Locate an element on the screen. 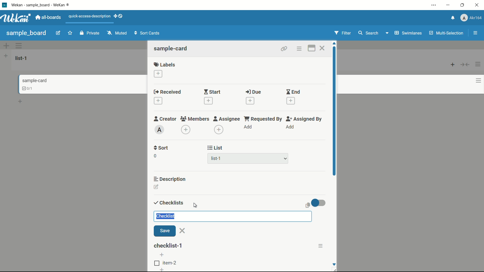 Image resolution: width=484 pixels, height=272 pixels. end is located at coordinates (293, 92).